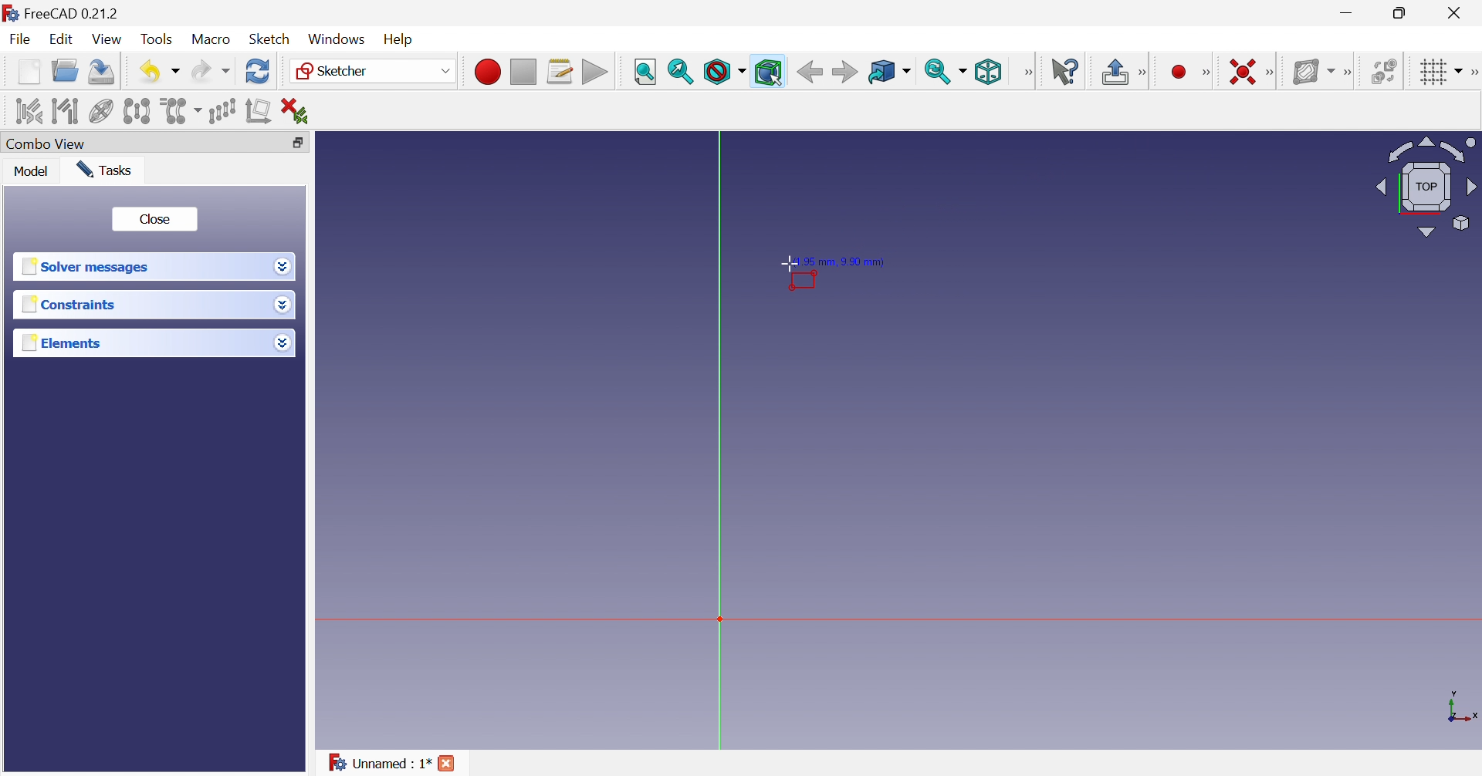 Image resolution: width=1482 pixels, height=776 pixels. I want to click on Show/hide internal geometry, so click(101, 111).